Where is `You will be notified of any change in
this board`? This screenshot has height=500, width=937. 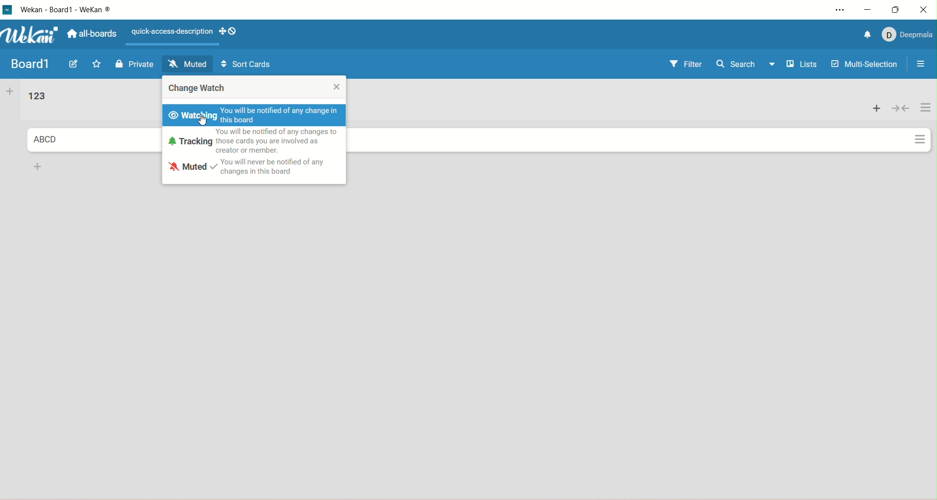
You will be notified of any change in
this board is located at coordinates (284, 116).